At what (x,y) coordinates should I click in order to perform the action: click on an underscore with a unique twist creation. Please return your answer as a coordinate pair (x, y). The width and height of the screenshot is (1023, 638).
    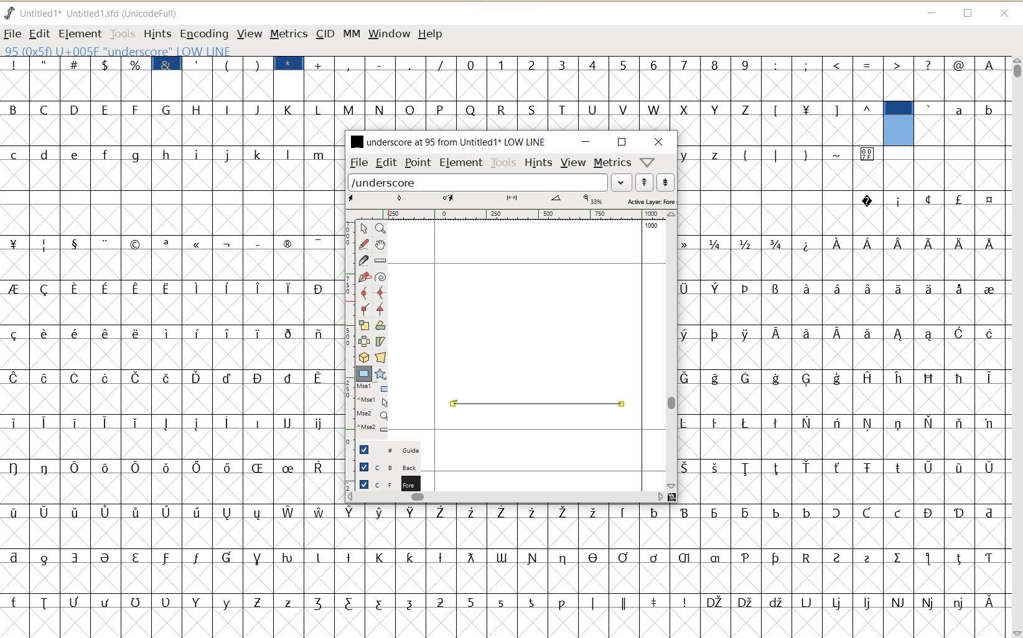
    Looking at the image, I should click on (538, 407).